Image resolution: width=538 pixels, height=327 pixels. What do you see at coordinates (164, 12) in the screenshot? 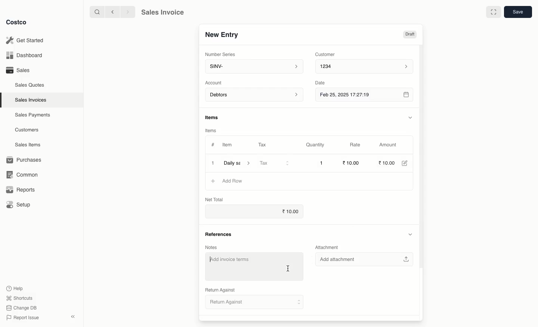
I see `Sales Invoice` at bounding box center [164, 12].